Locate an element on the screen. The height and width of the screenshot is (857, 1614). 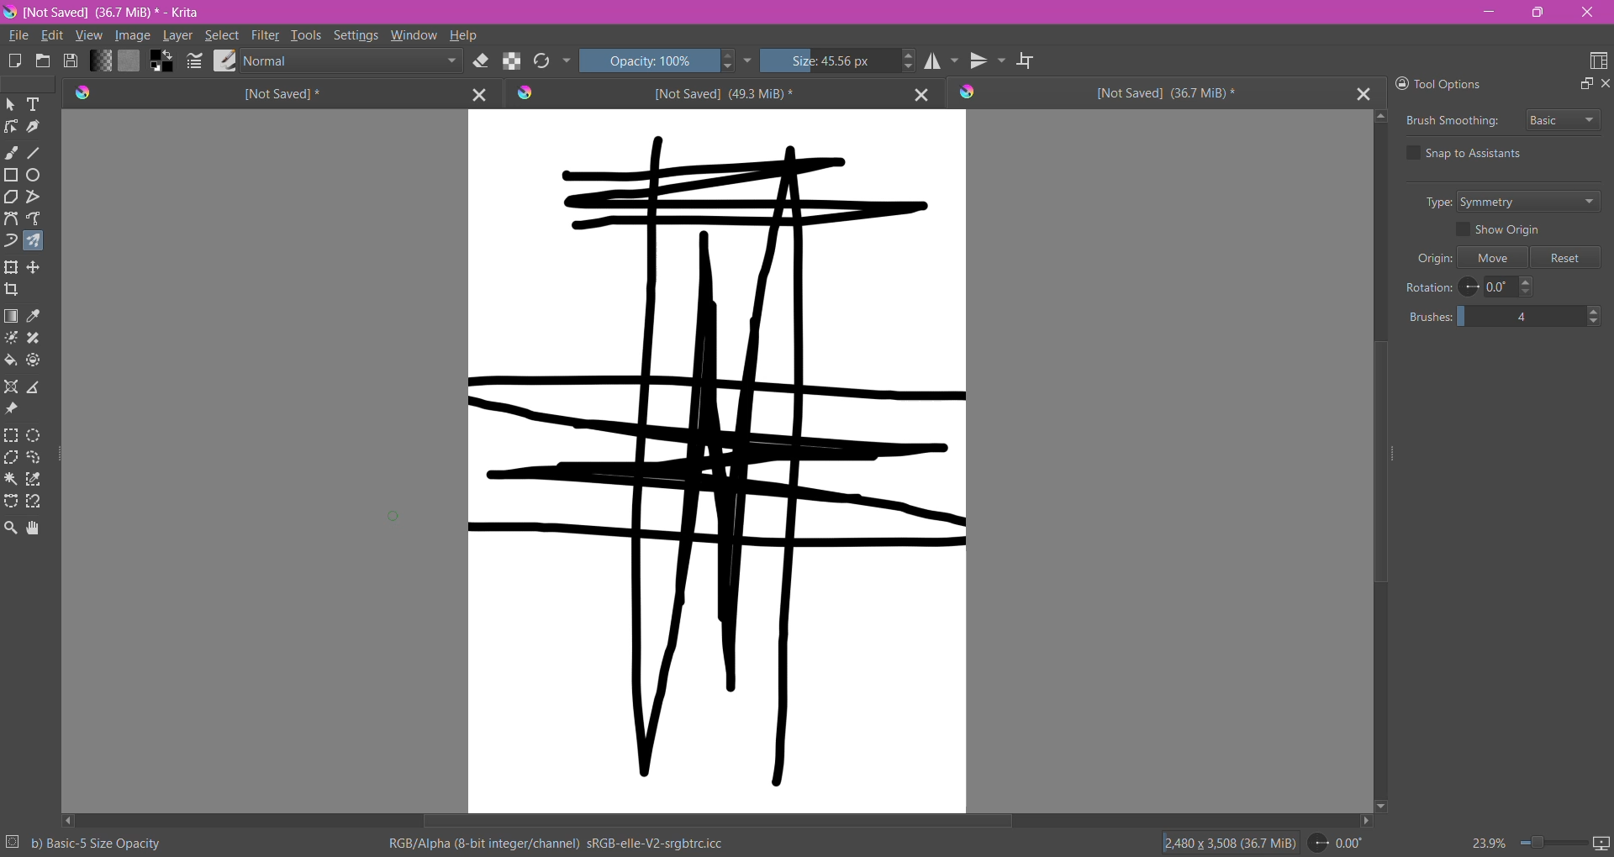
Horizontal Mirror Tool is located at coordinates (941, 61).